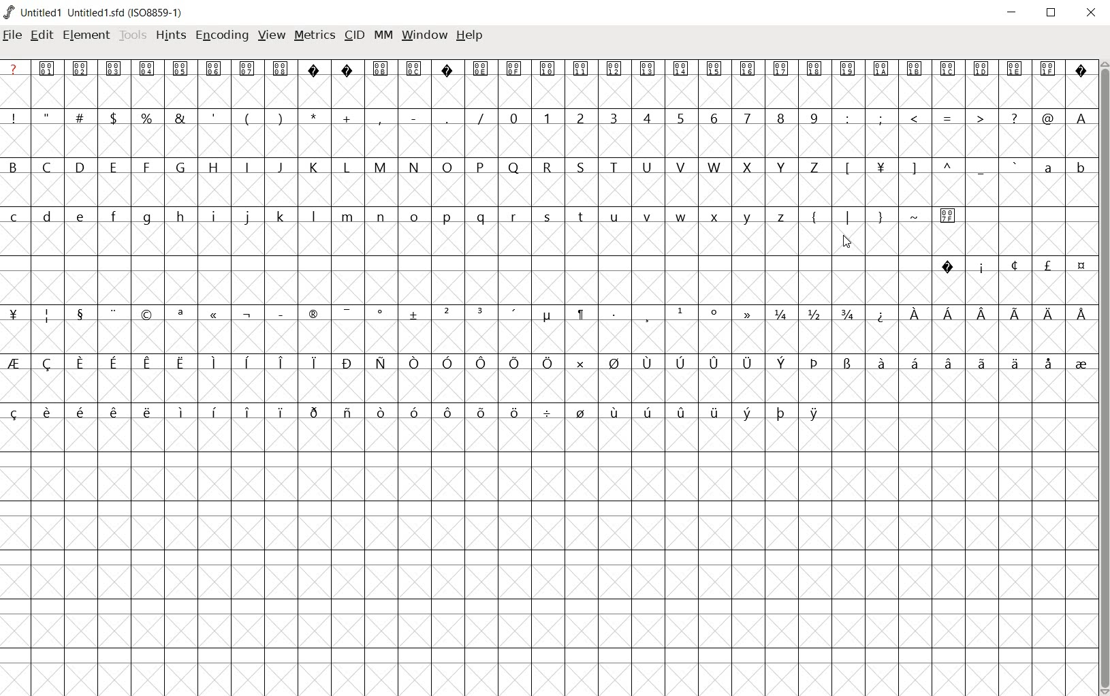 The width and height of the screenshot is (1110, 696). What do you see at coordinates (133, 34) in the screenshot?
I see `tools` at bounding box center [133, 34].